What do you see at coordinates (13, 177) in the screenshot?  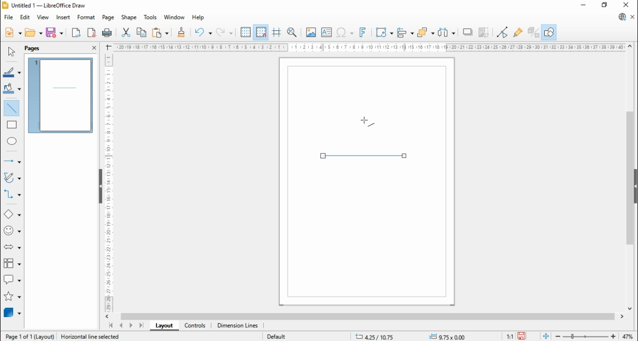 I see `curves and polygons` at bounding box center [13, 177].